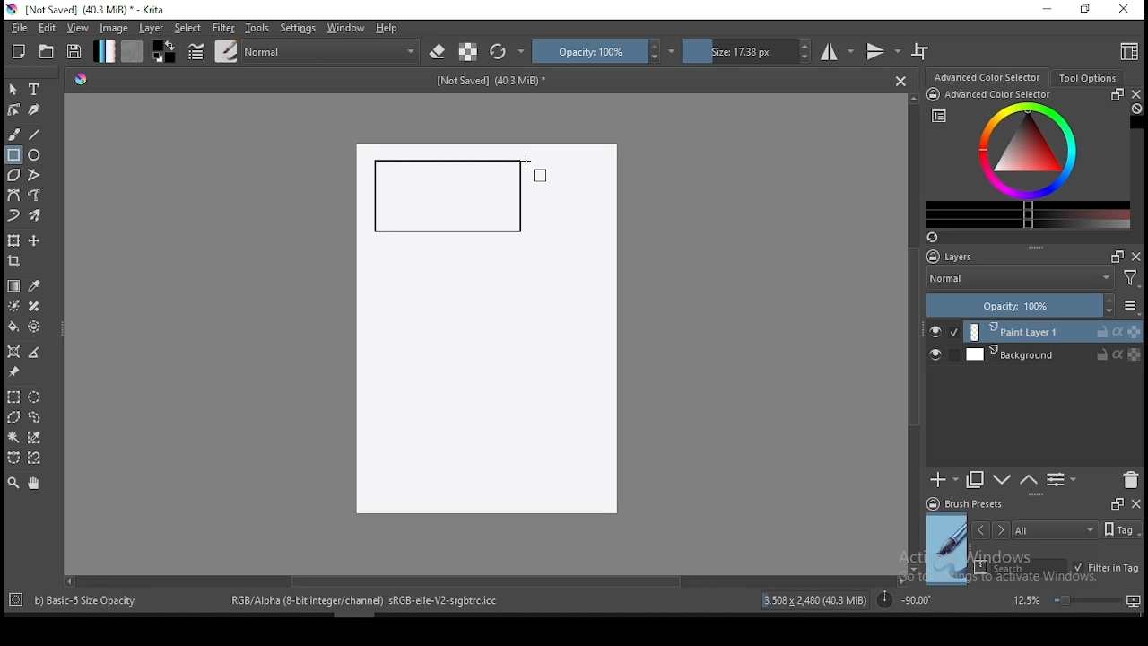  What do you see at coordinates (1126, 10) in the screenshot?
I see ` close window` at bounding box center [1126, 10].